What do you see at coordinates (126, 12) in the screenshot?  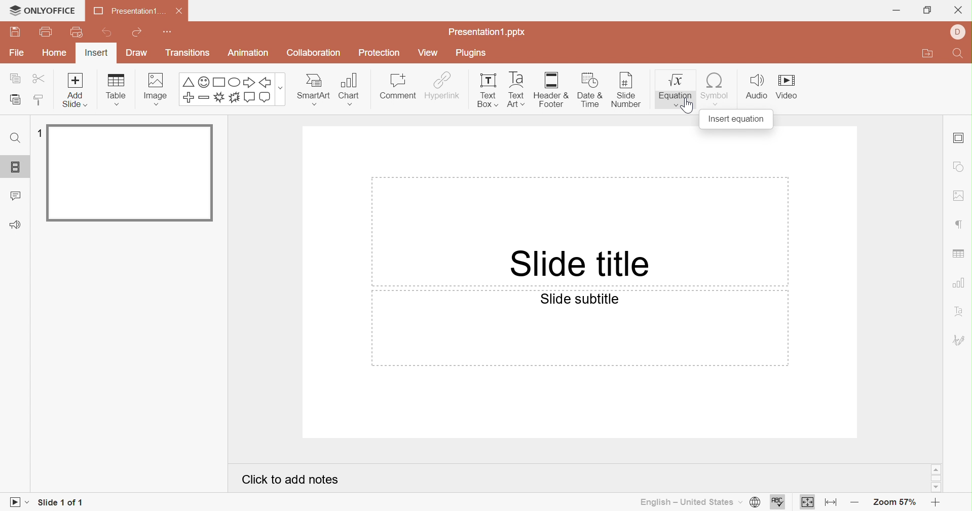 I see `Presentation1` at bounding box center [126, 12].